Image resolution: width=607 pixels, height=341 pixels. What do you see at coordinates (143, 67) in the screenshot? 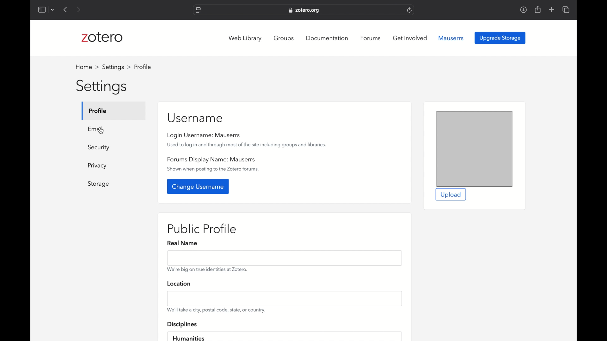
I see `profile` at bounding box center [143, 67].